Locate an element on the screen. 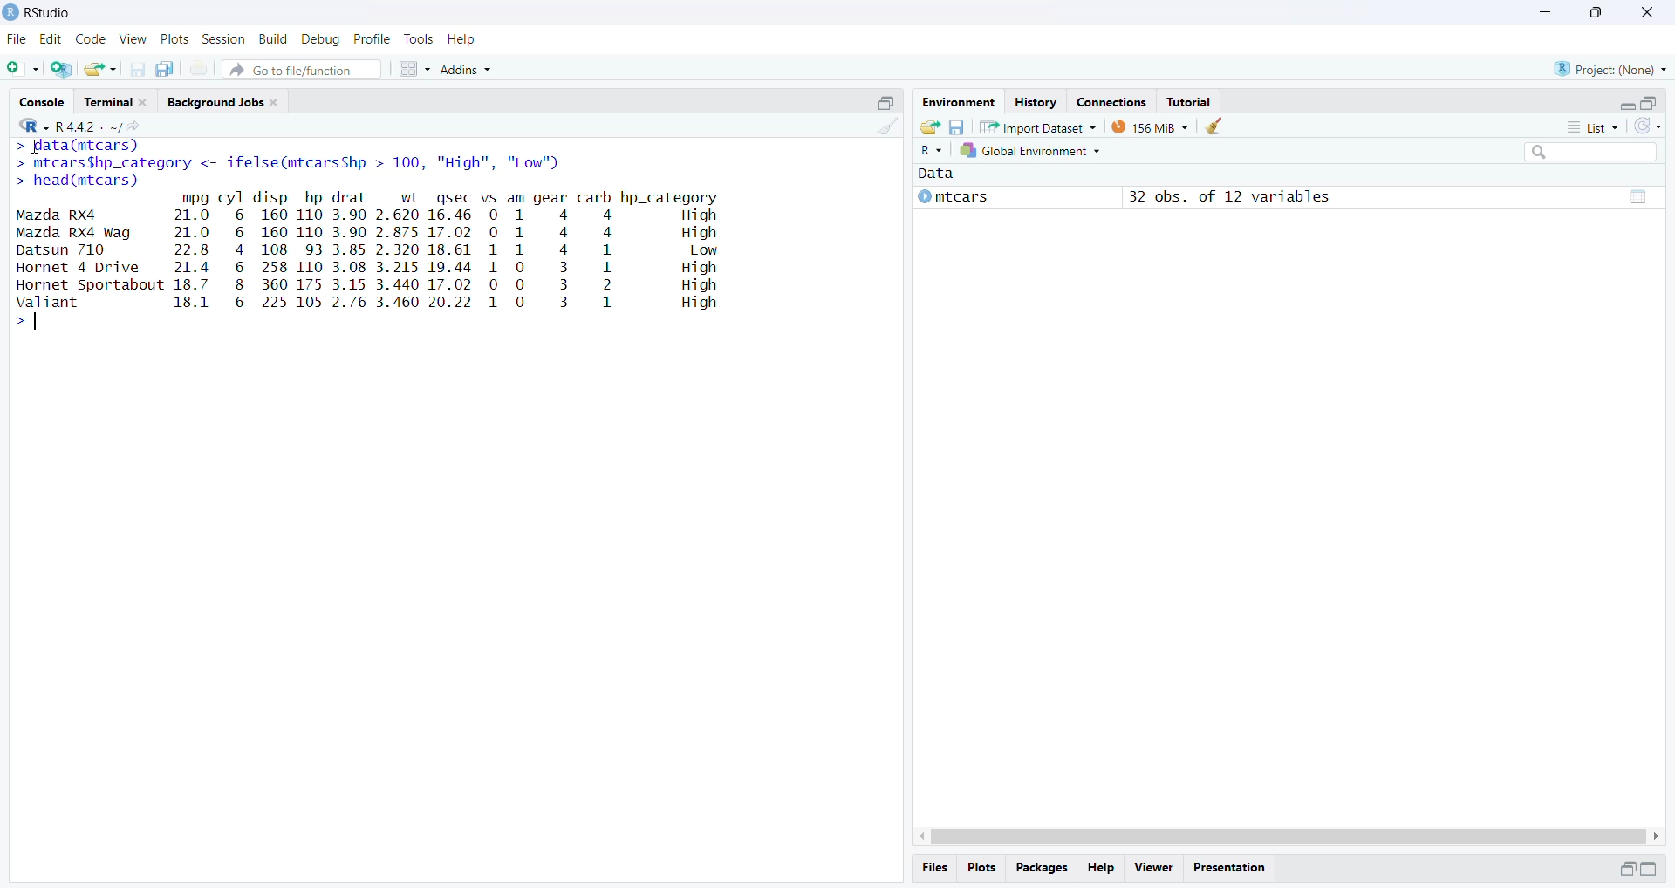 The height and width of the screenshot is (888, 1675). Plots is located at coordinates (985, 869).